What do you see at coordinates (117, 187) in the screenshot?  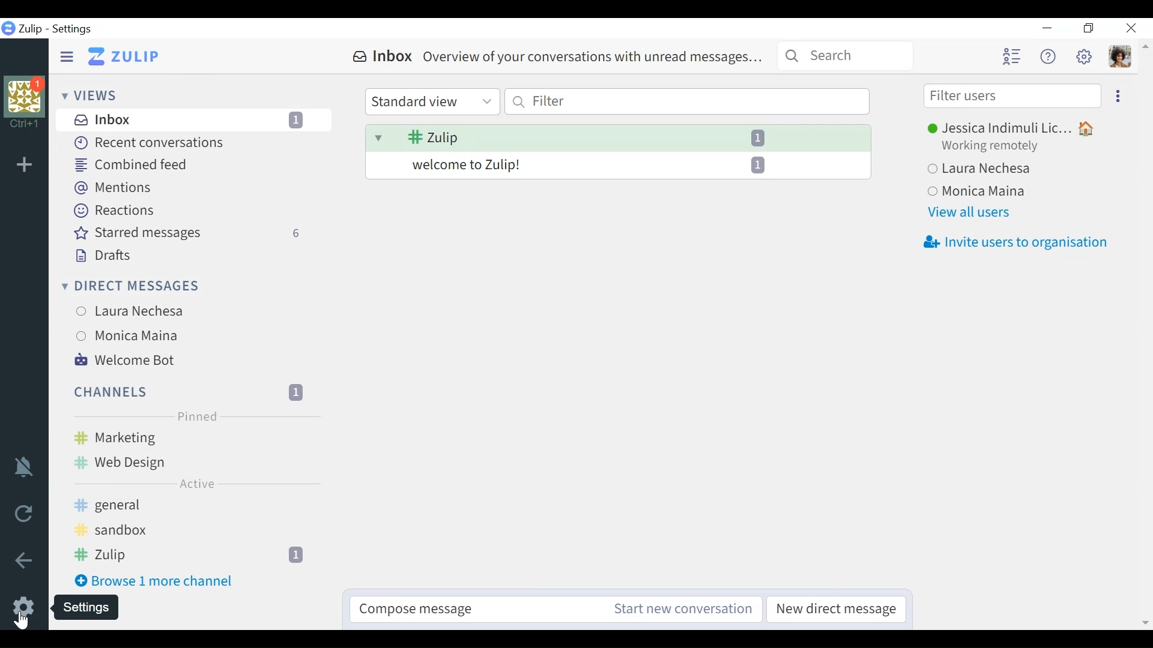 I see `Mentions` at bounding box center [117, 187].